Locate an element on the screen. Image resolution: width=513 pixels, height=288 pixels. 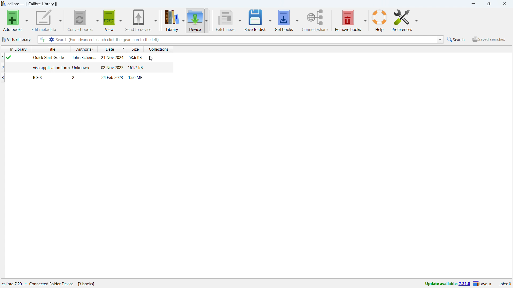
edit metadata options is located at coordinates (61, 21).